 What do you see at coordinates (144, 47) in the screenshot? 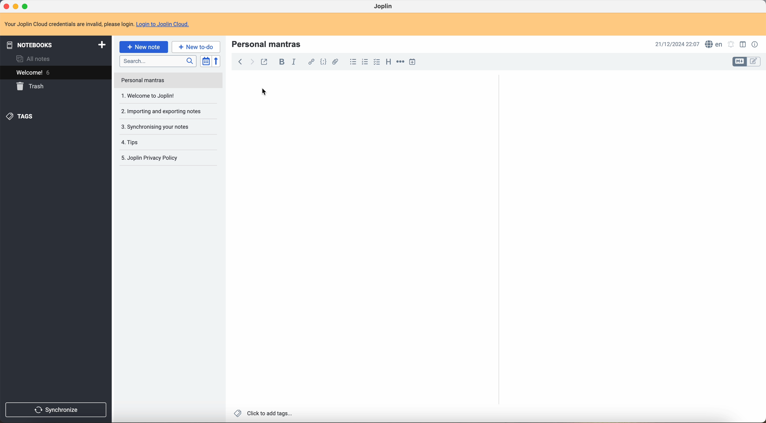
I see `click on new note` at bounding box center [144, 47].